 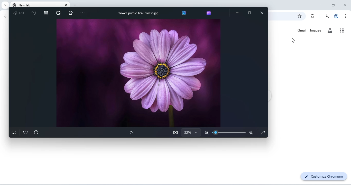 I want to click on images, so click(x=316, y=30).